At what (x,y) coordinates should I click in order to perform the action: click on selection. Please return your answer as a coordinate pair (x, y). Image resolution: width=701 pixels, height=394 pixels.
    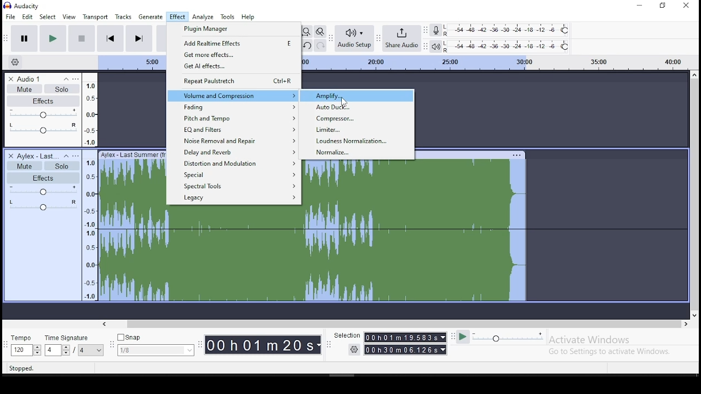
    Looking at the image, I should click on (347, 336).